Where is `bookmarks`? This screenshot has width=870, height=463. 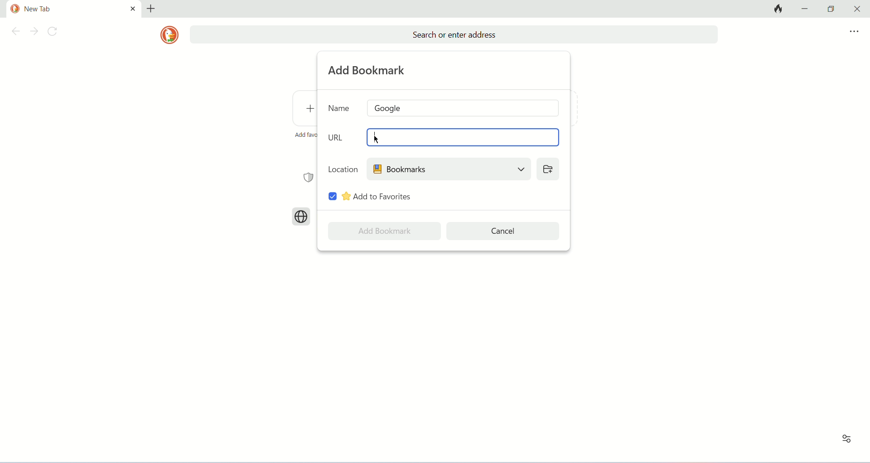 bookmarks is located at coordinates (448, 169).